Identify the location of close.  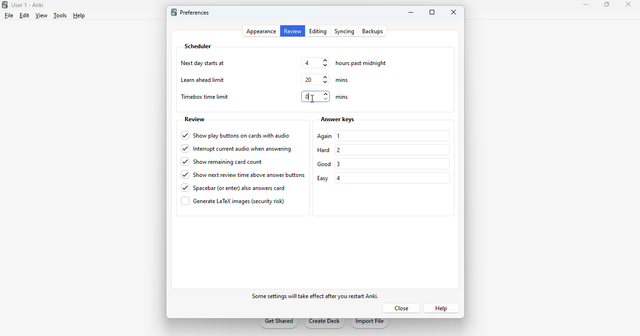
(454, 12).